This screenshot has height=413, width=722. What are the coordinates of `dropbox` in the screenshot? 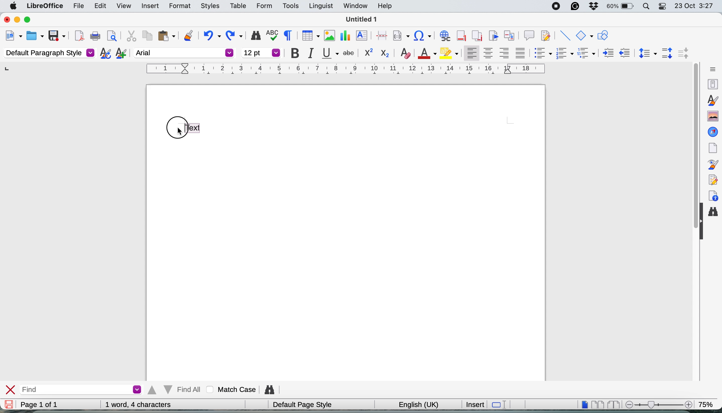 It's located at (593, 6).